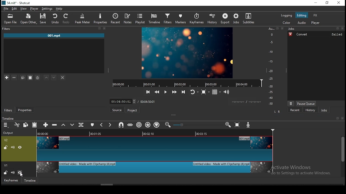 The height and width of the screenshot is (194, 346). I want to click on edit time, so click(122, 102).